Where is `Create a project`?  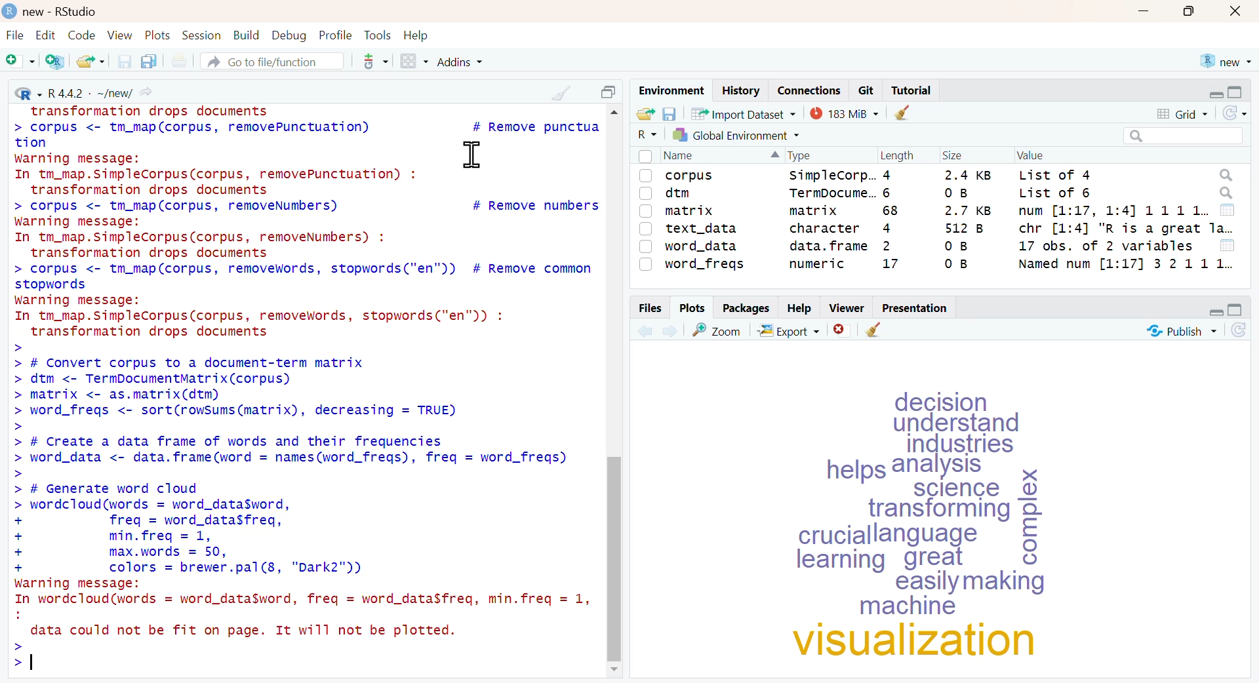 Create a project is located at coordinates (54, 62).